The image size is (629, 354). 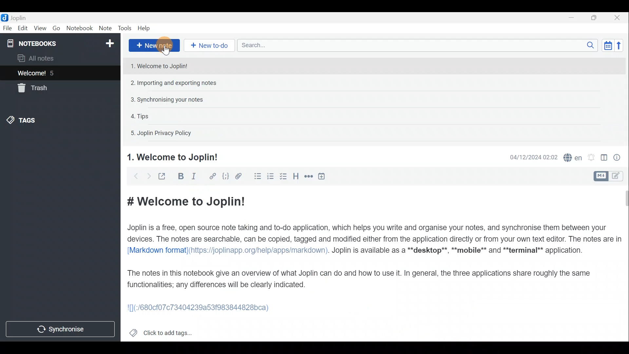 I want to click on # Welcome to Joplin!, so click(x=185, y=201).